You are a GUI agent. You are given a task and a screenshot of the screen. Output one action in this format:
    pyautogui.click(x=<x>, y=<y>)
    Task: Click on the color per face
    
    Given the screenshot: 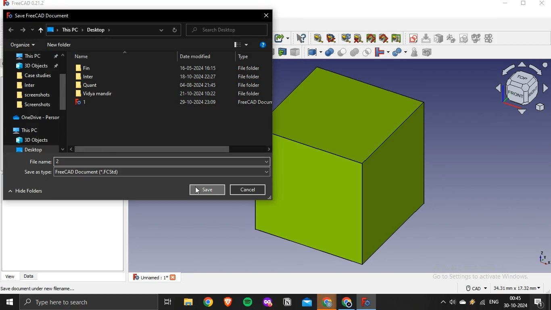 What is the action you would take?
    pyautogui.click(x=295, y=52)
    